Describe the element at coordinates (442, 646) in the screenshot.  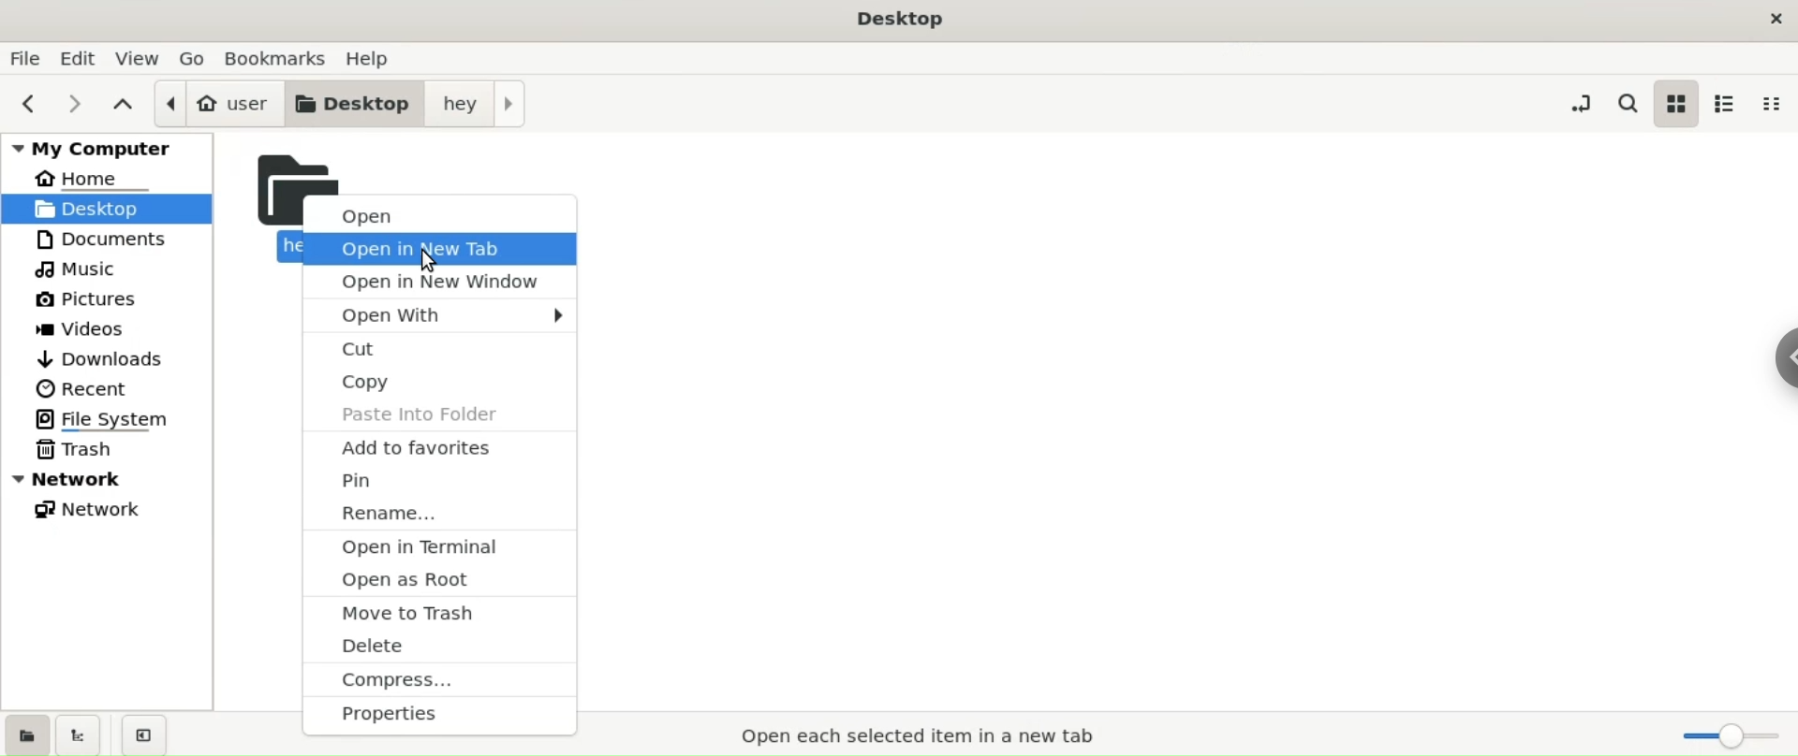
I see `delete` at that location.